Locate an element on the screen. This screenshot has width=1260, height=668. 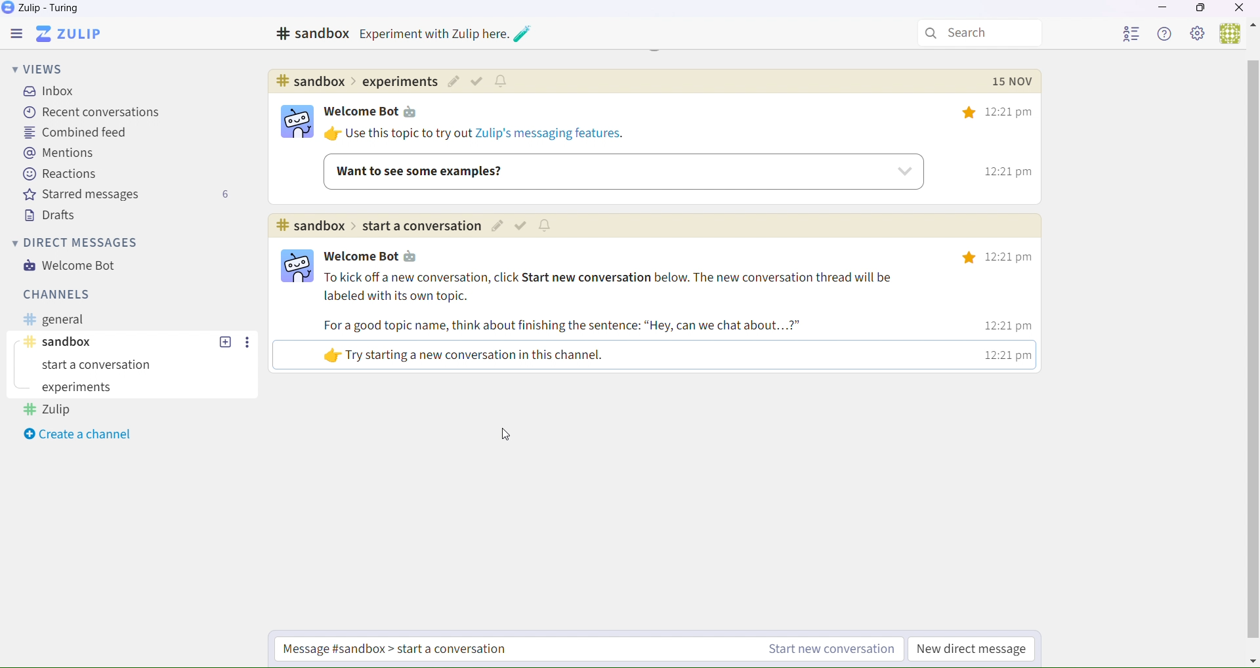
Settings is located at coordinates (1200, 35).